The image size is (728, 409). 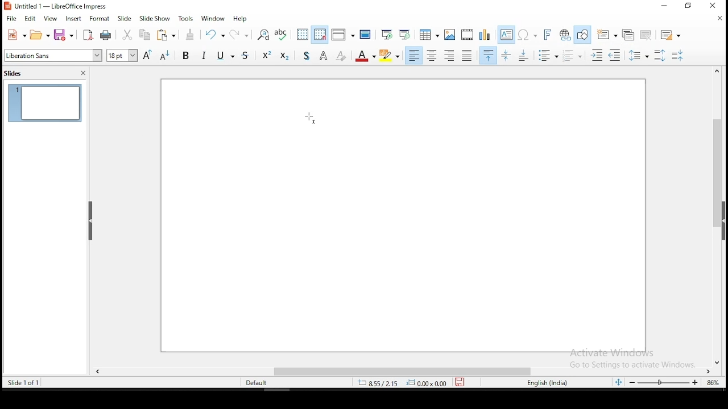 I want to click on copy, so click(x=146, y=35).